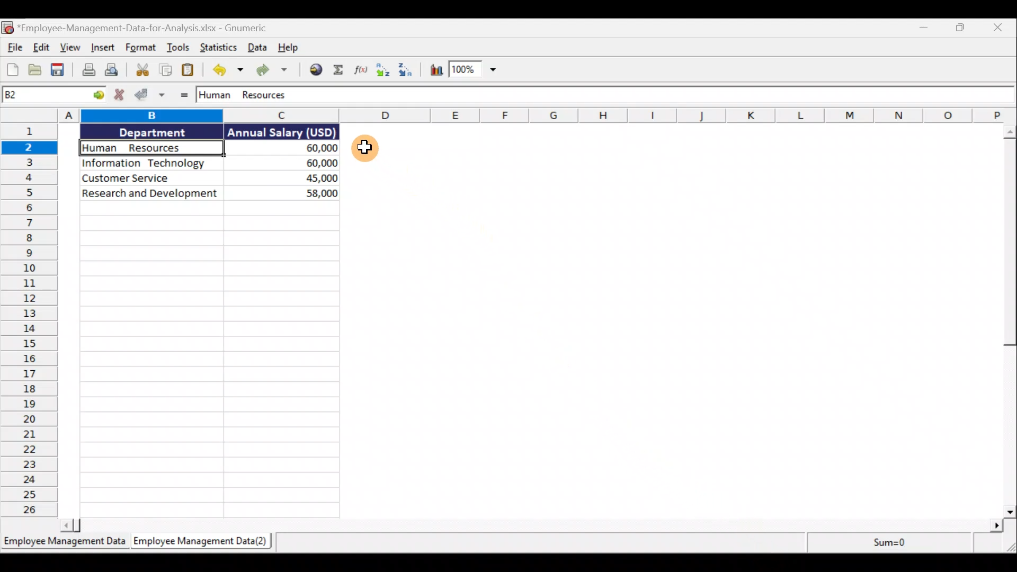 Image resolution: width=1017 pixels, height=572 pixels. I want to click on Cut the selection, so click(141, 70).